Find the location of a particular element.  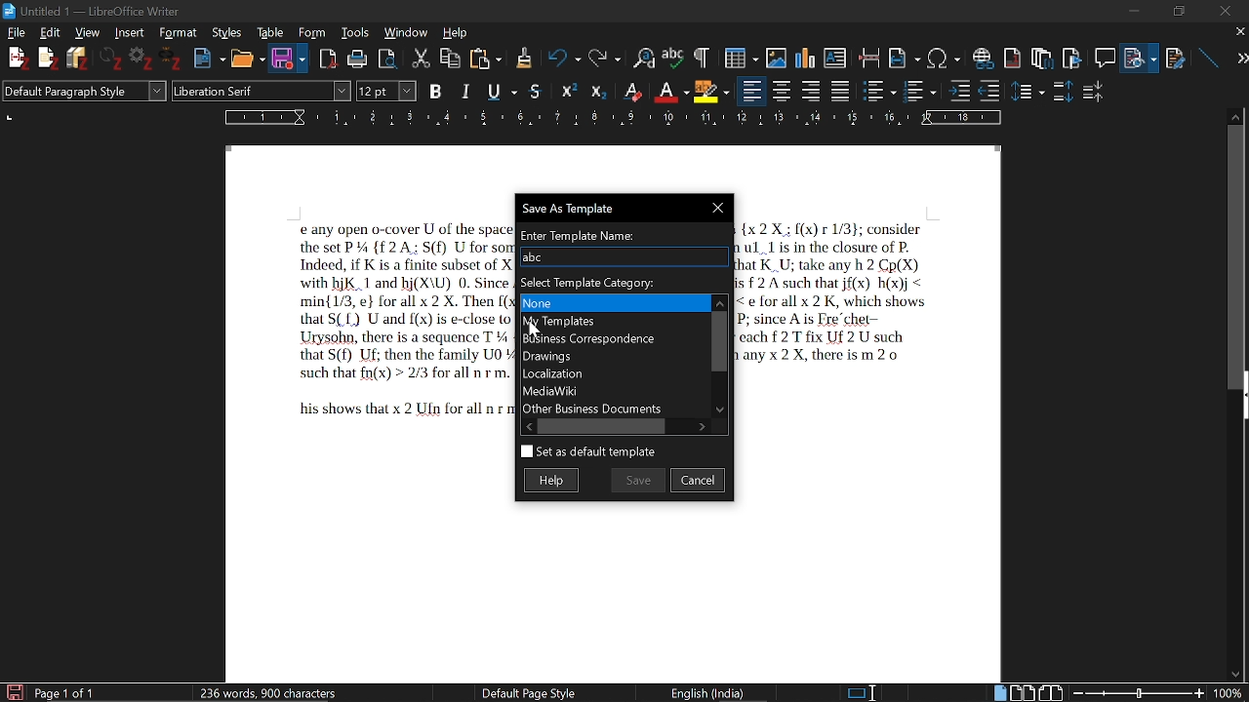

Format is located at coordinates (176, 32).